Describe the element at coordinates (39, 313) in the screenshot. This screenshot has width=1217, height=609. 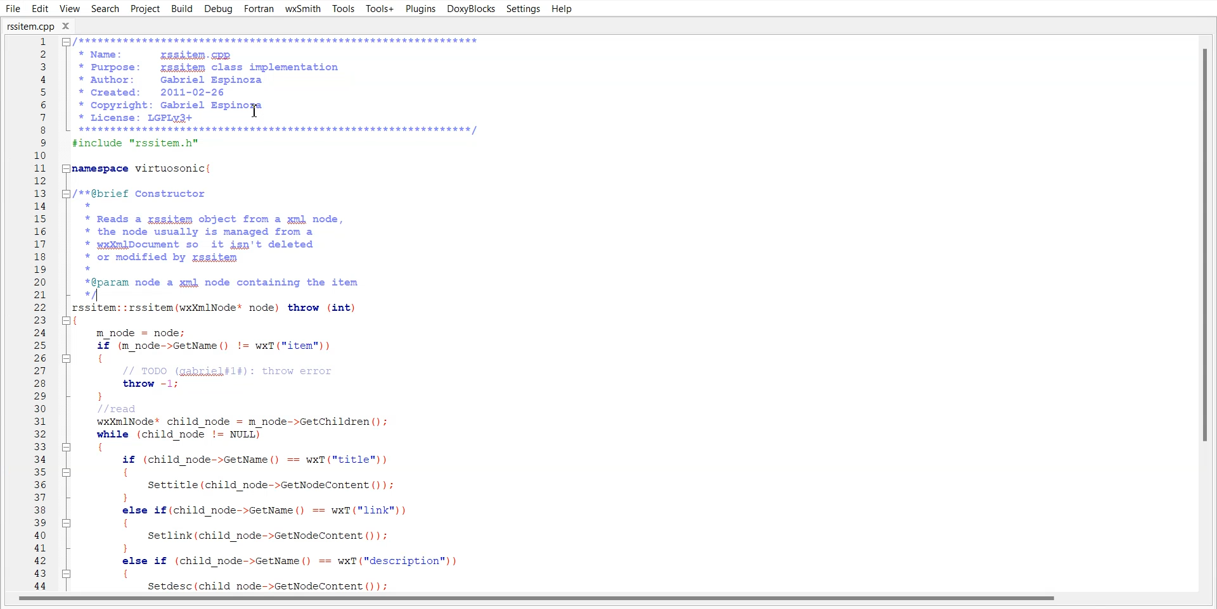
I see `Line Number` at that location.